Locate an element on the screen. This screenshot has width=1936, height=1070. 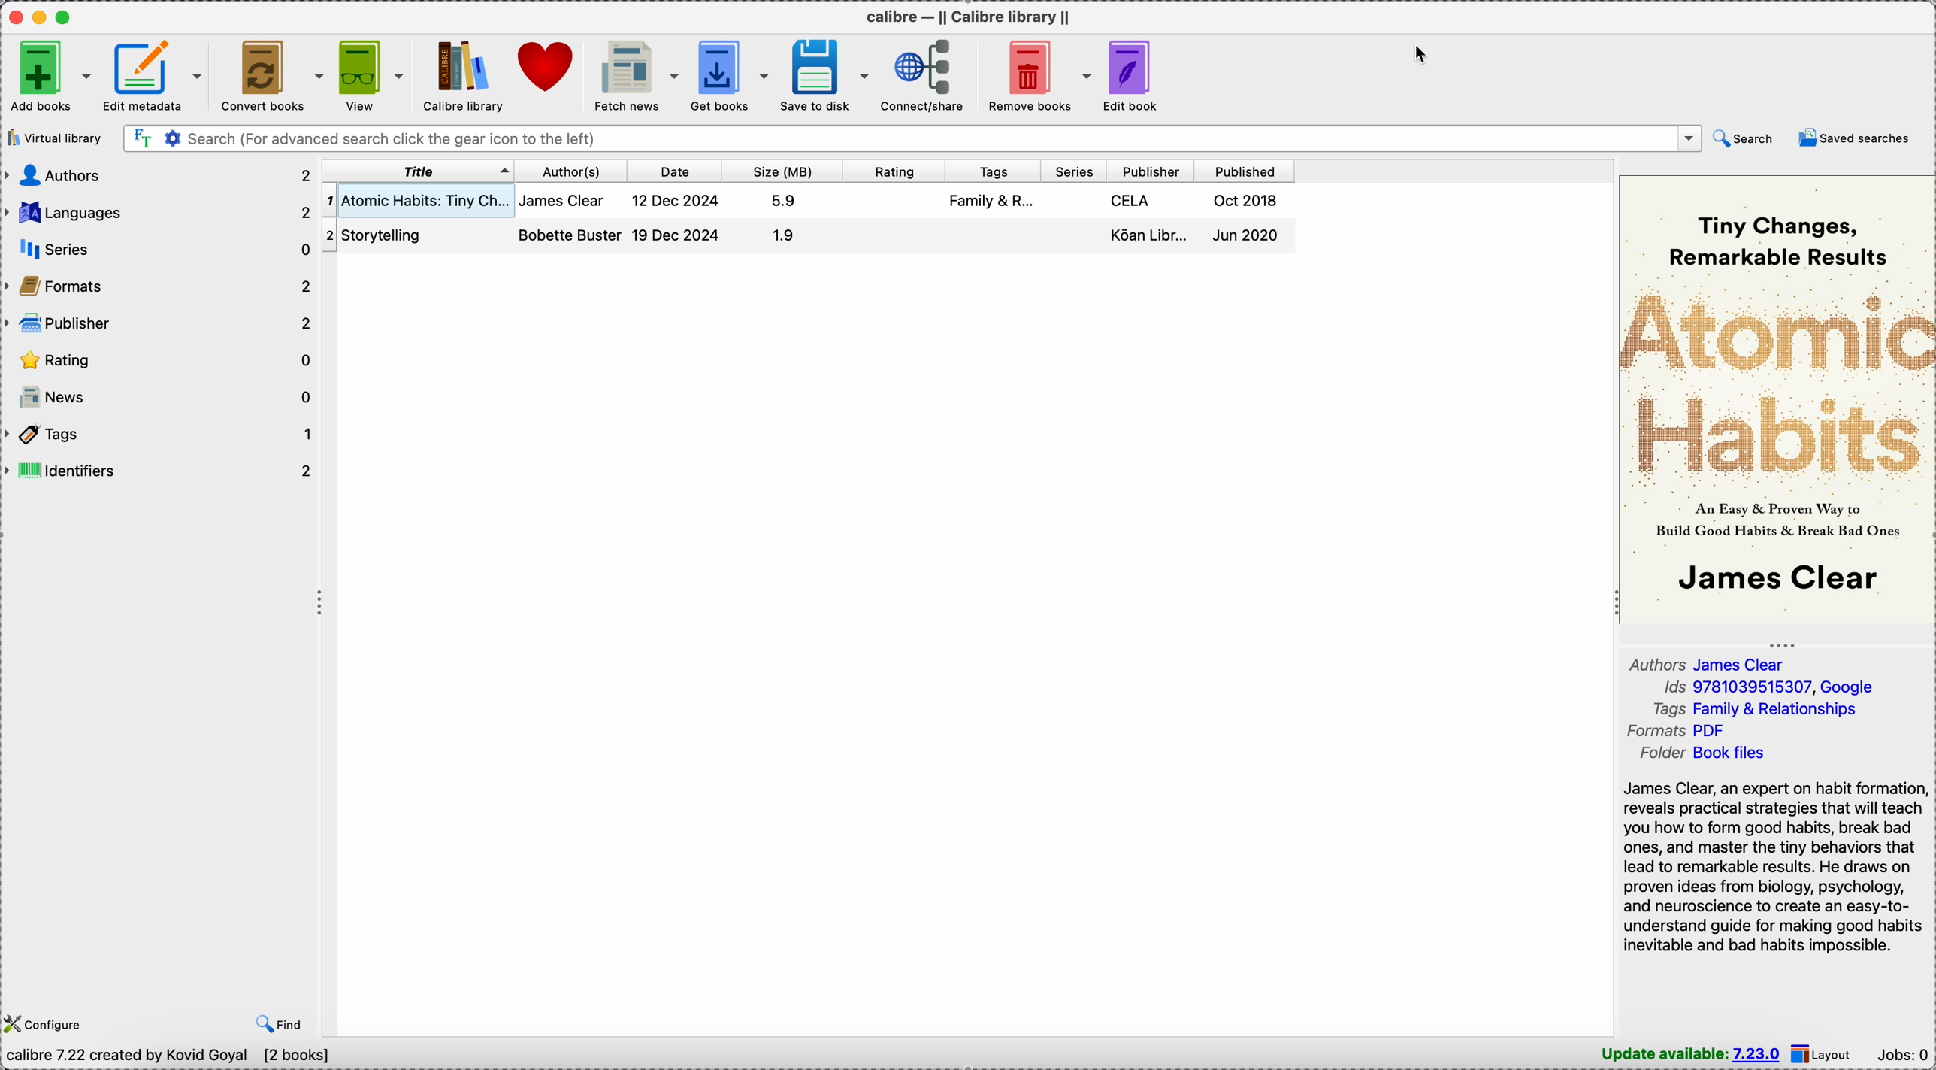
atomic habits is located at coordinates (416, 201).